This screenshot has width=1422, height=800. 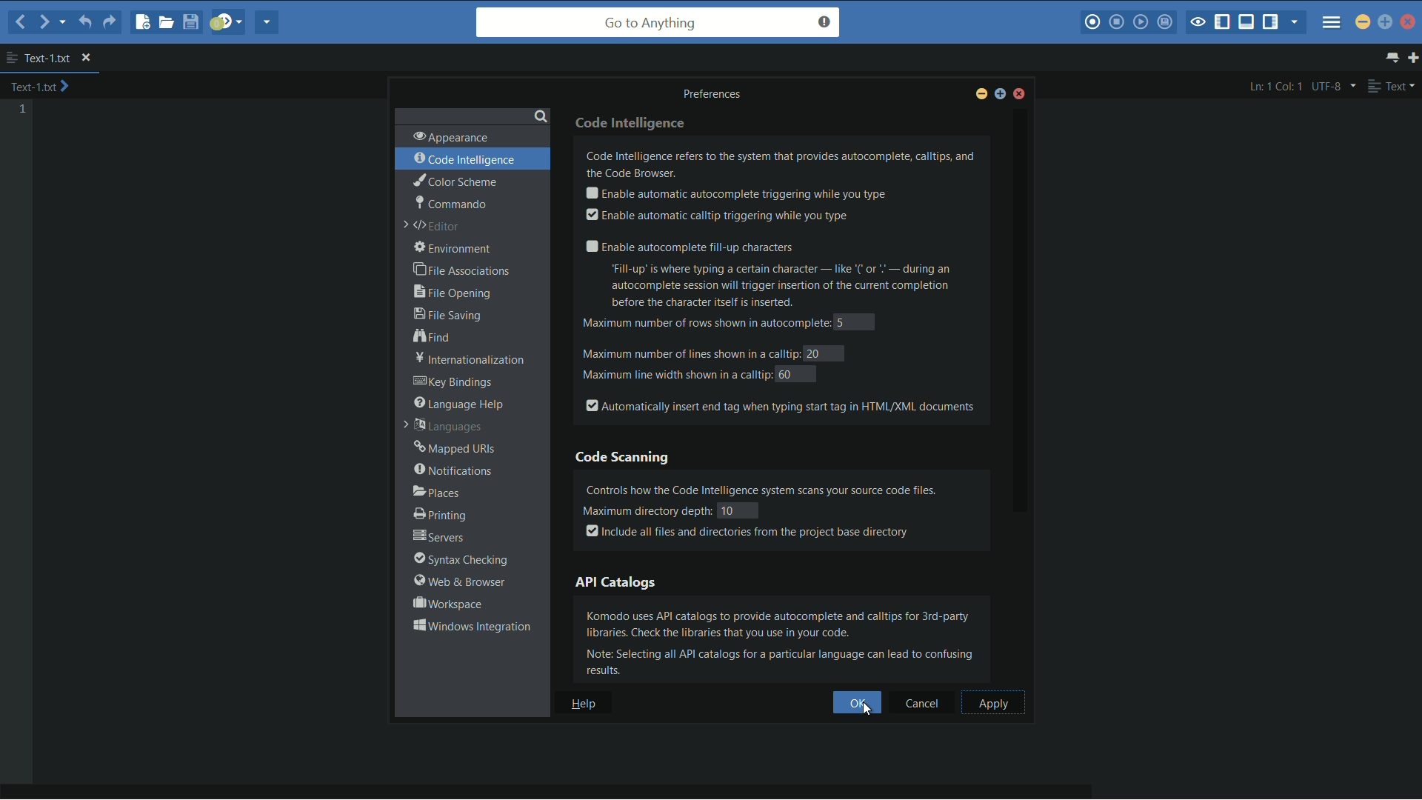 What do you see at coordinates (109, 24) in the screenshot?
I see `redo` at bounding box center [109, 24].